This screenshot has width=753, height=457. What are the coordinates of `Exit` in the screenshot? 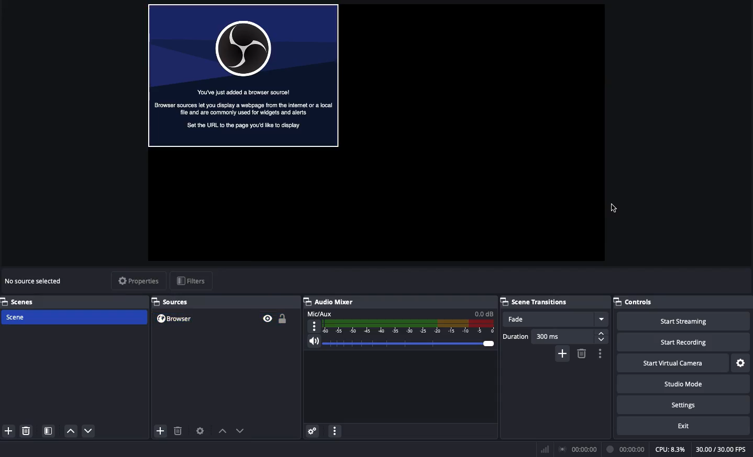 It's located at (683, 426).